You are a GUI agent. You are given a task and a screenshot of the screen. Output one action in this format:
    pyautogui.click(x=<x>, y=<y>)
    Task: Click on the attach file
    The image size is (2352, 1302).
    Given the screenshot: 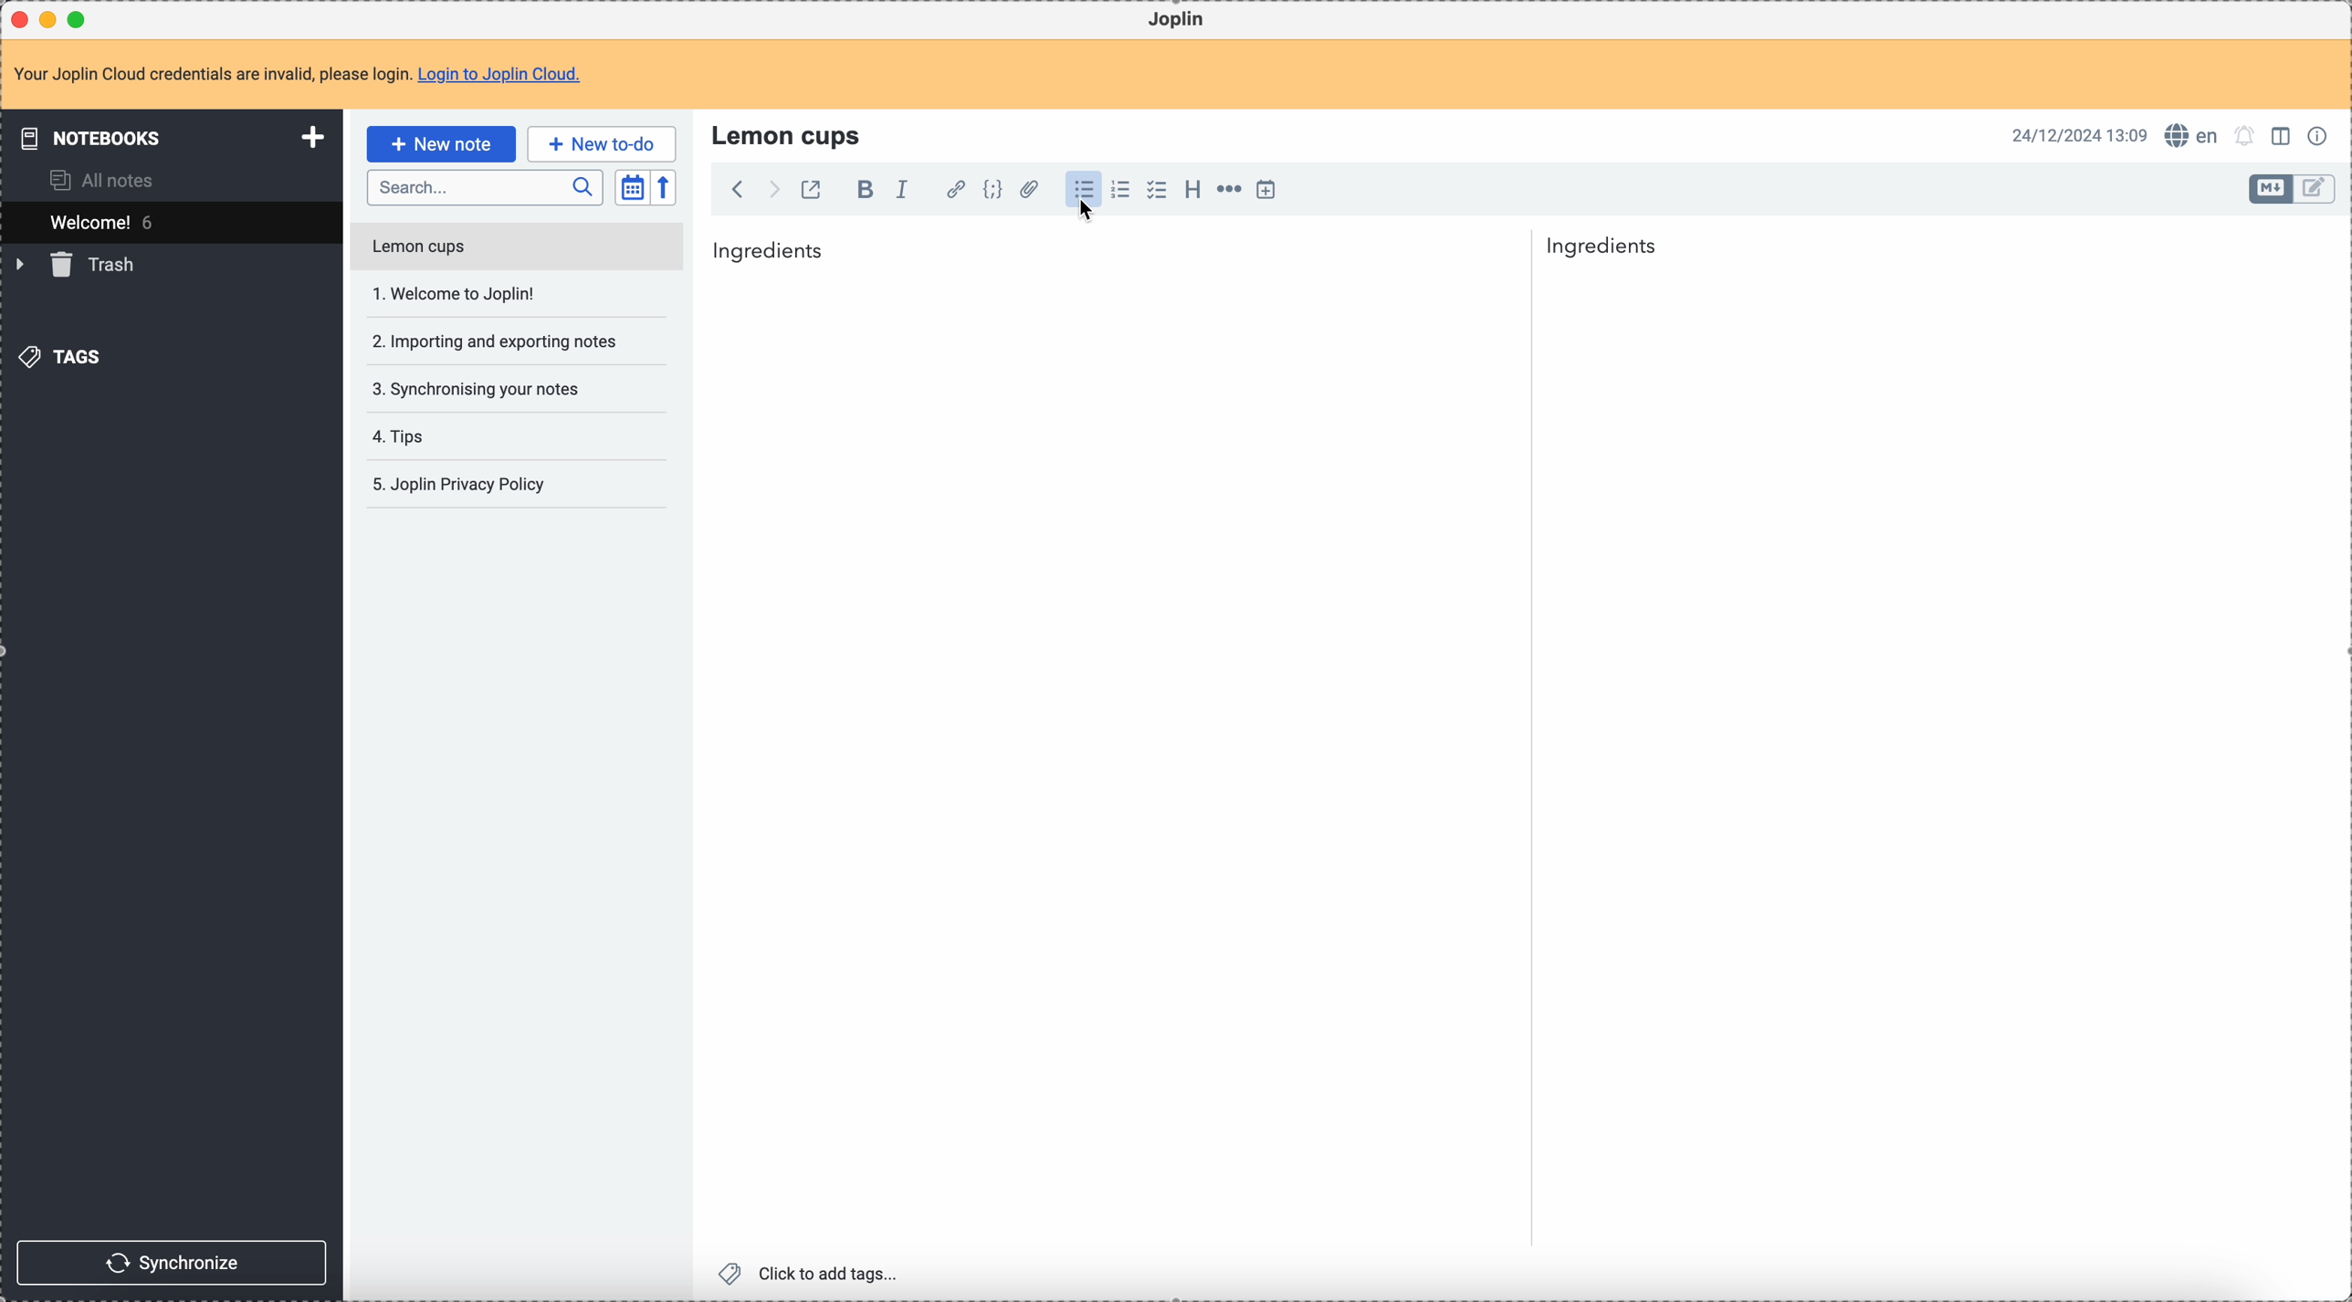 What is the action you would take?
    pyautogui.click(x=1026, y=191)
    